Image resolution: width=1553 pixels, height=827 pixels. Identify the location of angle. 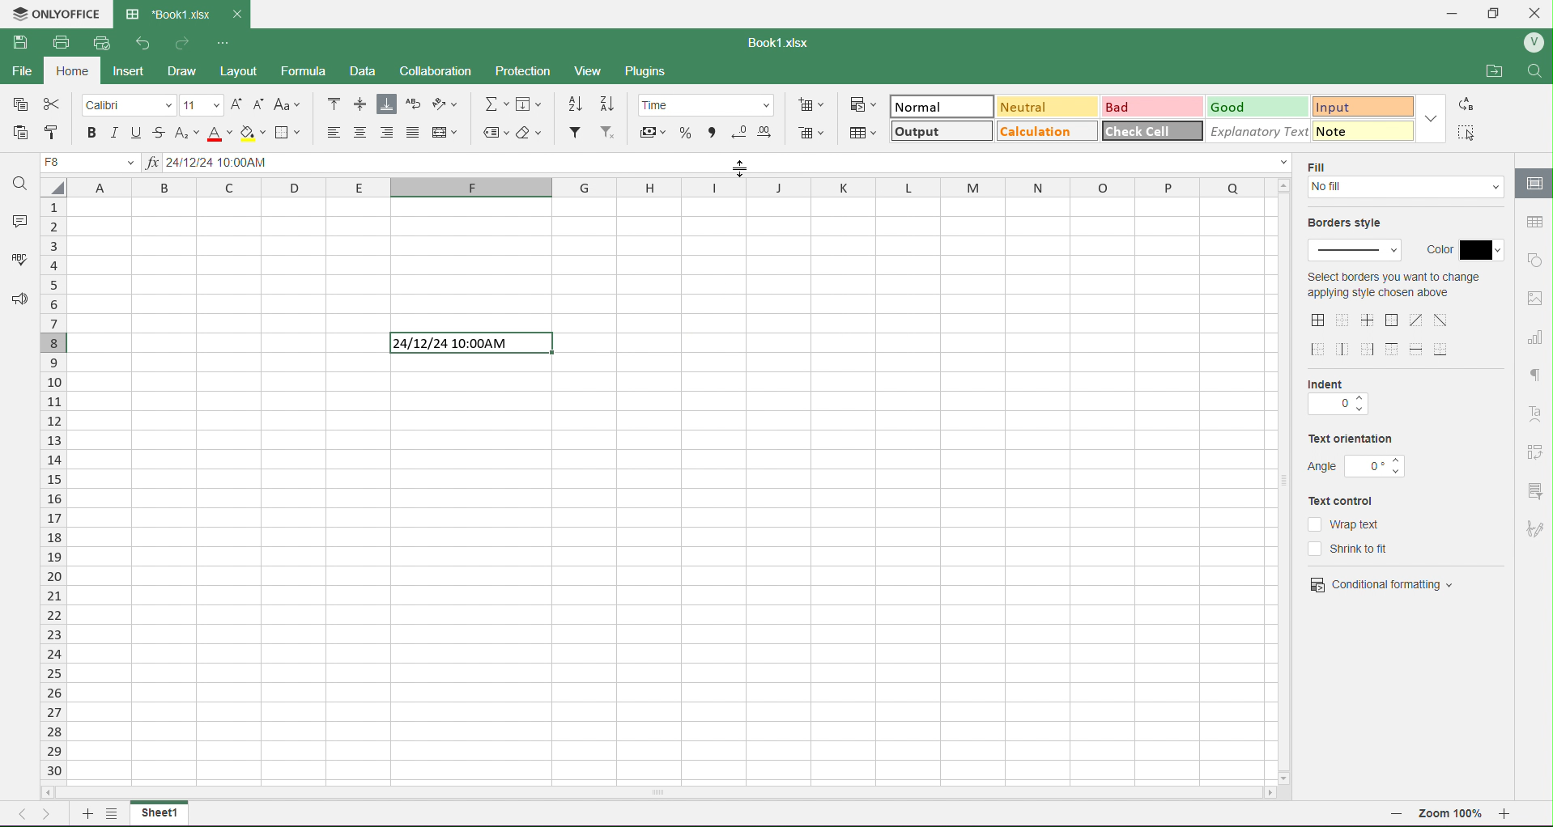
(1358, 466).